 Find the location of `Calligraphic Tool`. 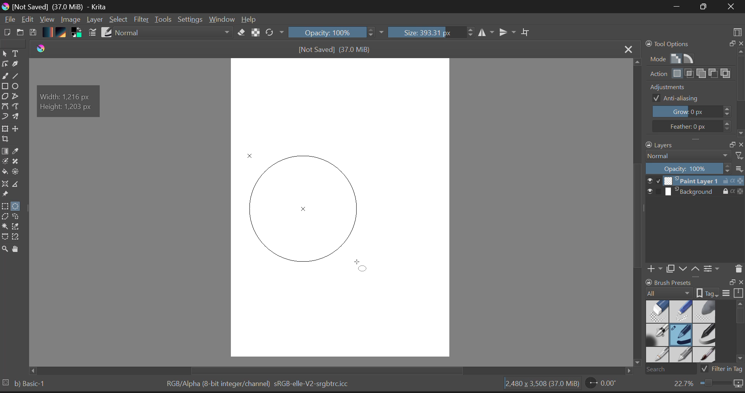

Calligraphic Tool is located at coordinates (16, 65).